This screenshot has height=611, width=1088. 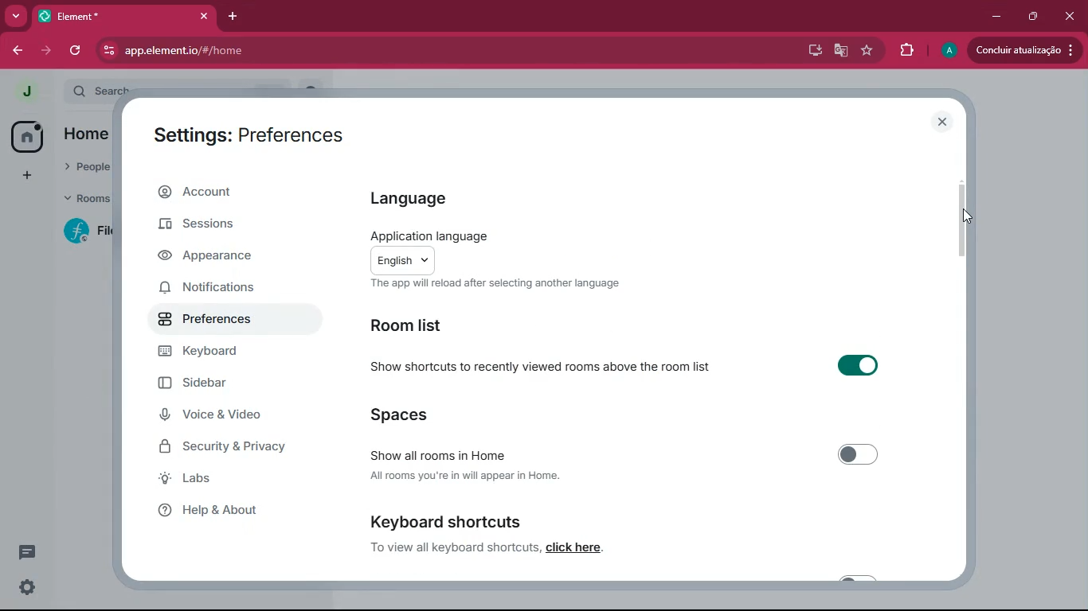 What do you see at coordinates (856, 452) in the screenshot?
I see `toggle off` at bounding box center [856, 452].